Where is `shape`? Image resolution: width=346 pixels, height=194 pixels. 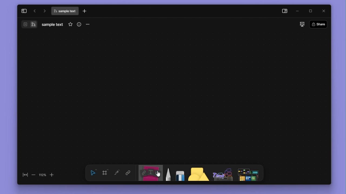
shape is located at coordinates (198, 173).